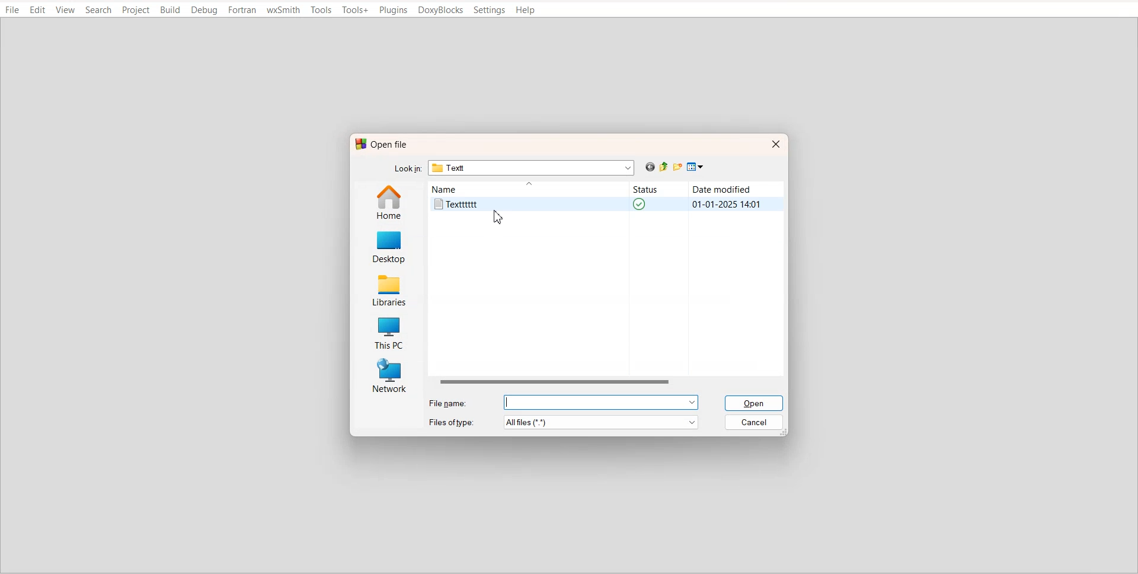 This screenshot has height=574, width=1138. What do you see at coordinates (66, 9) in the screenshot?
I see `View` at bounding box center [66, 9].